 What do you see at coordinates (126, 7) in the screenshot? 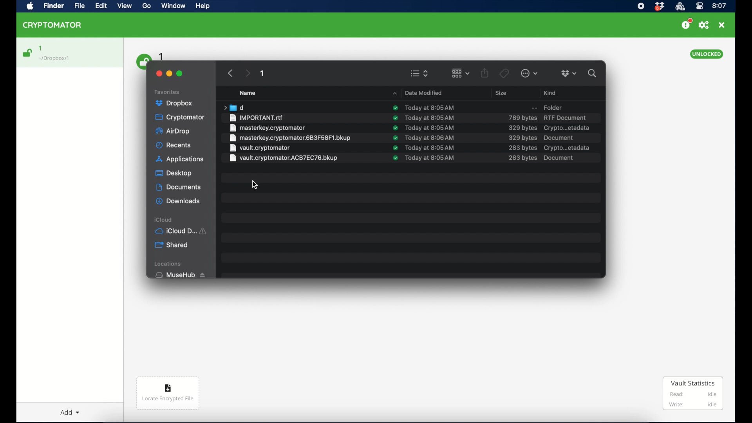
I see `View` at bounding box center [126, 7].